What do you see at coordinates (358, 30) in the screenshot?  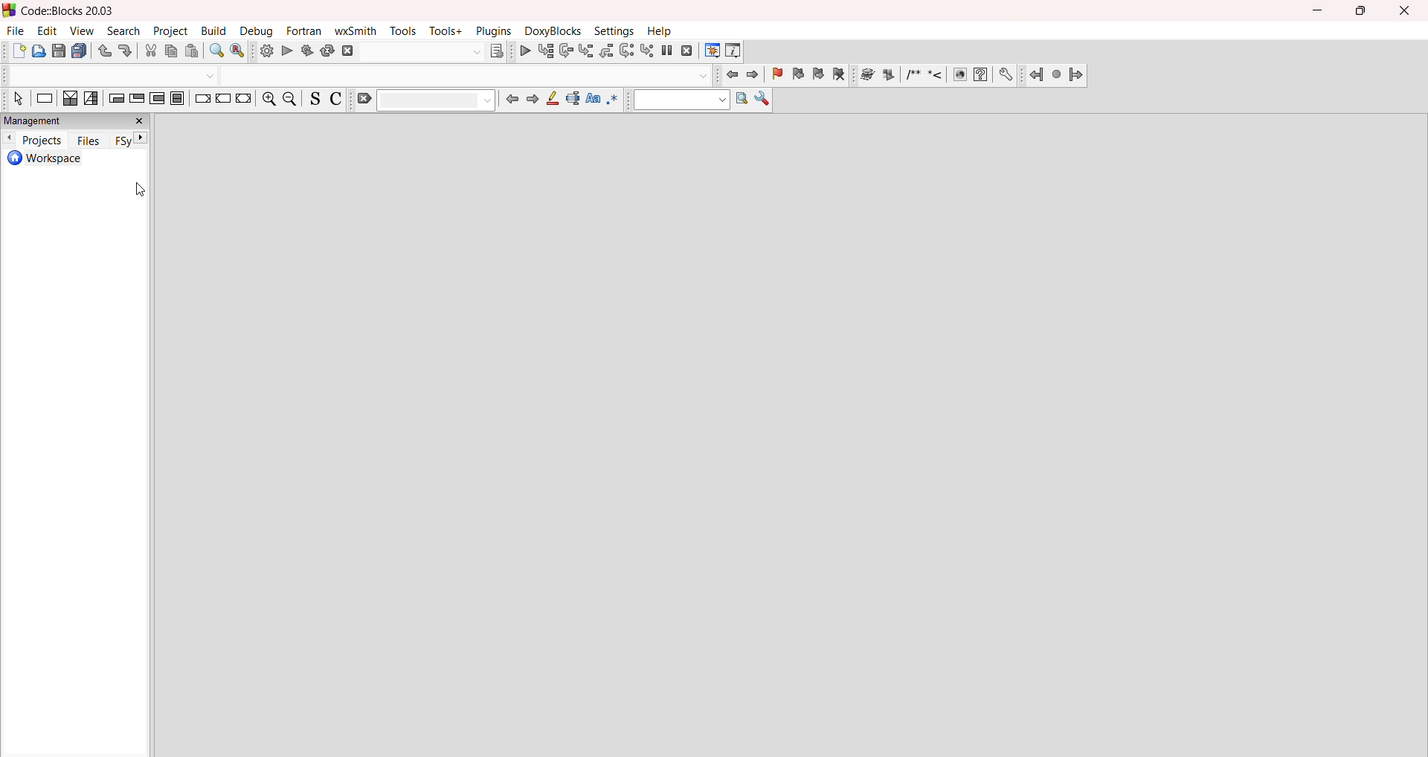 I see `wxSmith` at bounding box center [358, 30].